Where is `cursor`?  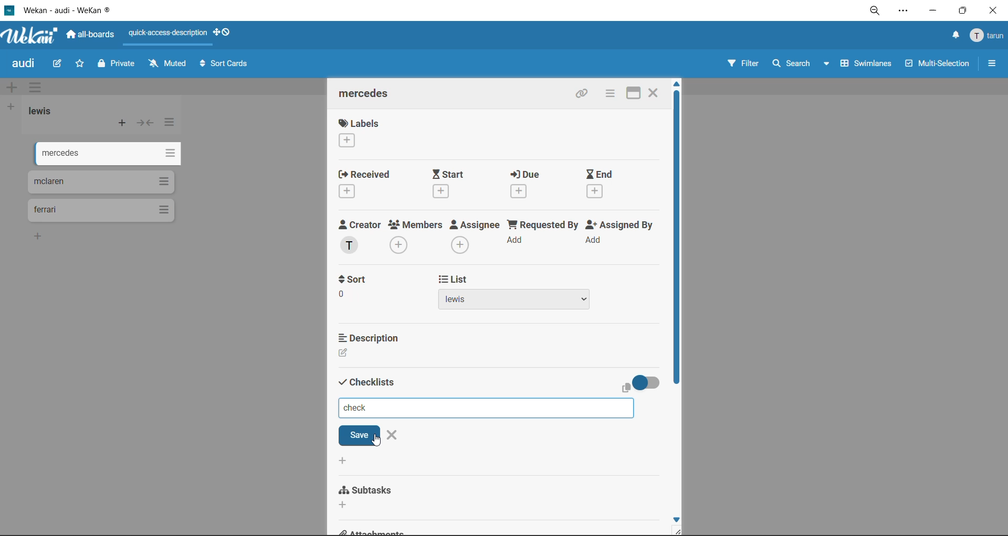 cursor is located at coordinates (377, 442).